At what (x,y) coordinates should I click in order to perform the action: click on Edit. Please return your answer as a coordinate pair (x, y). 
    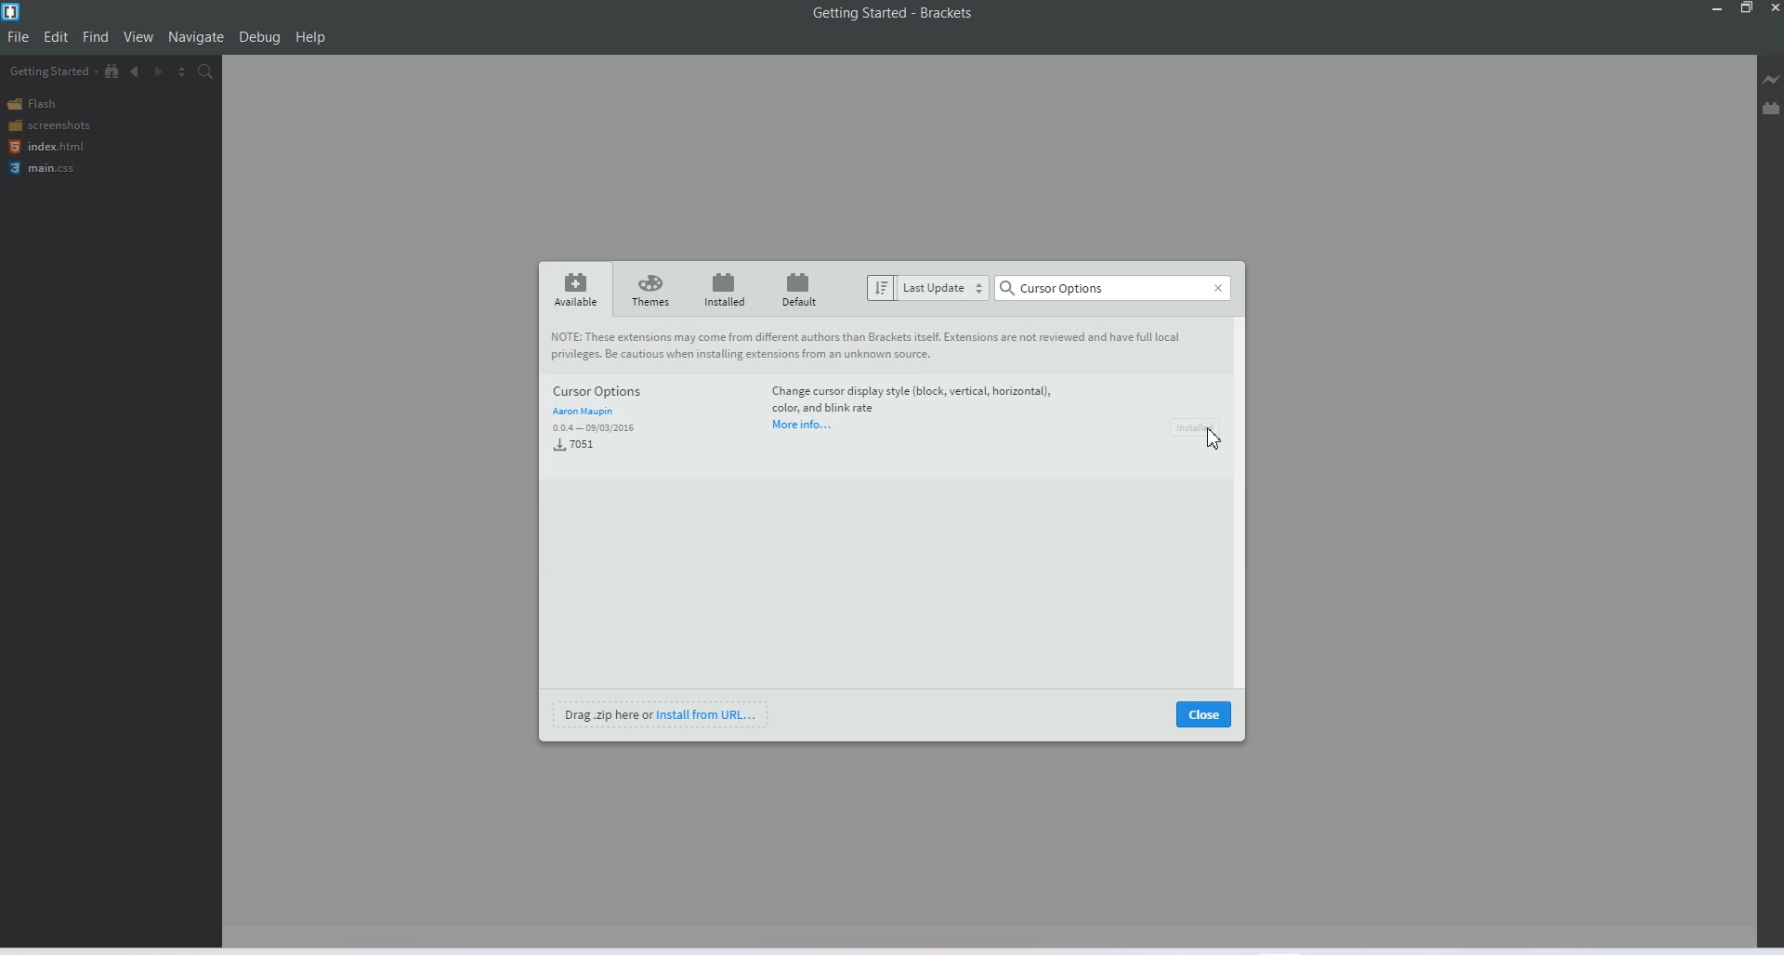
    Looking at the image, I should click on (56, 37).